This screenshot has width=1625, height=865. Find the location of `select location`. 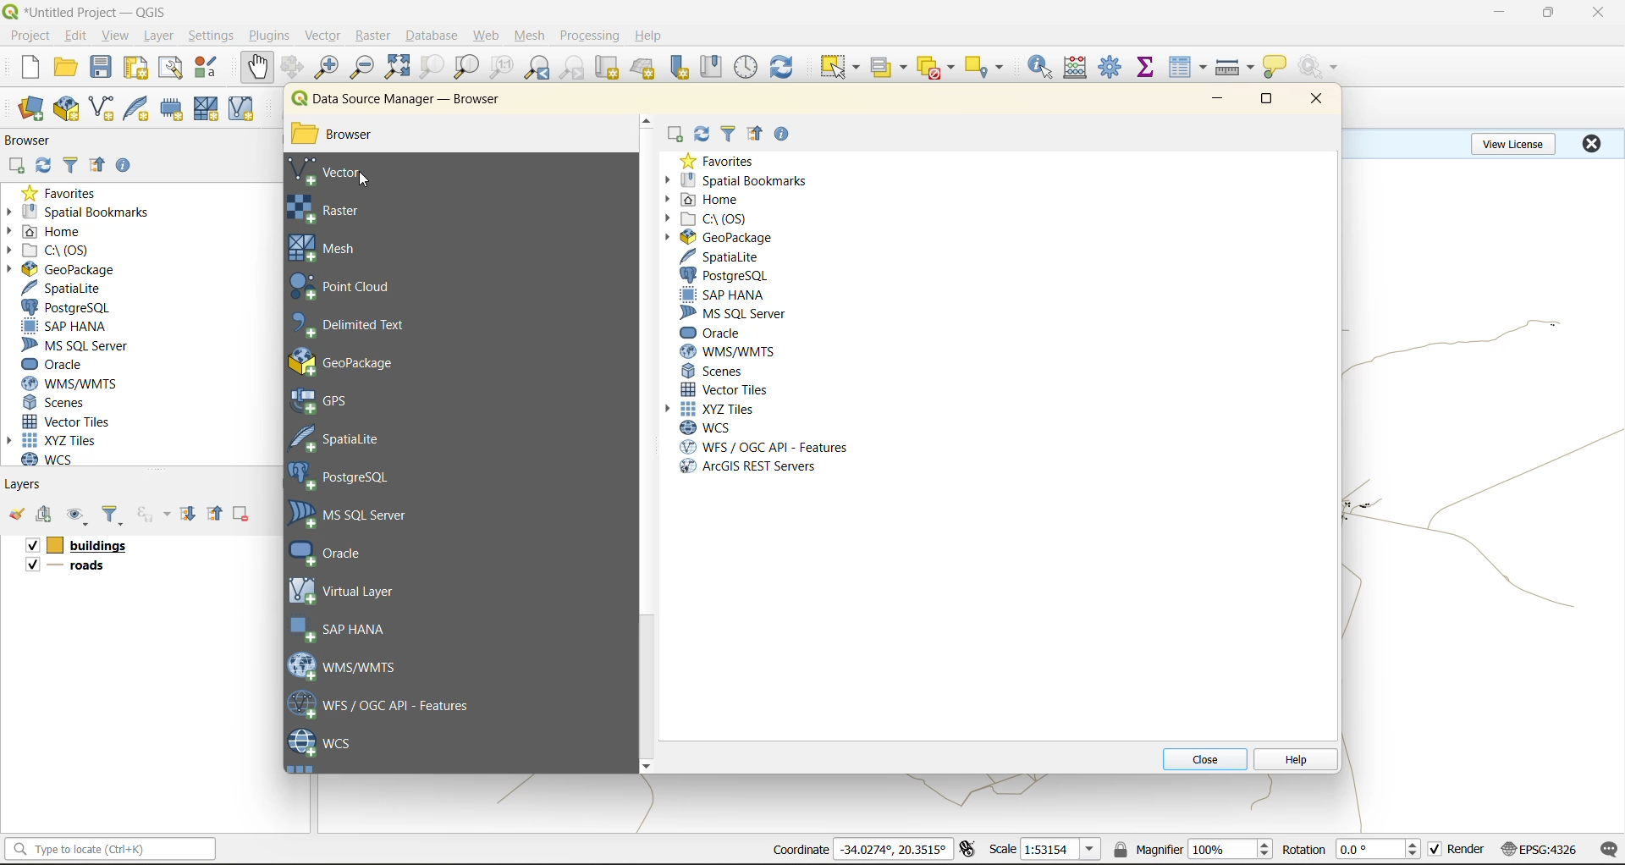

select location is located at coordinates (989, 65).